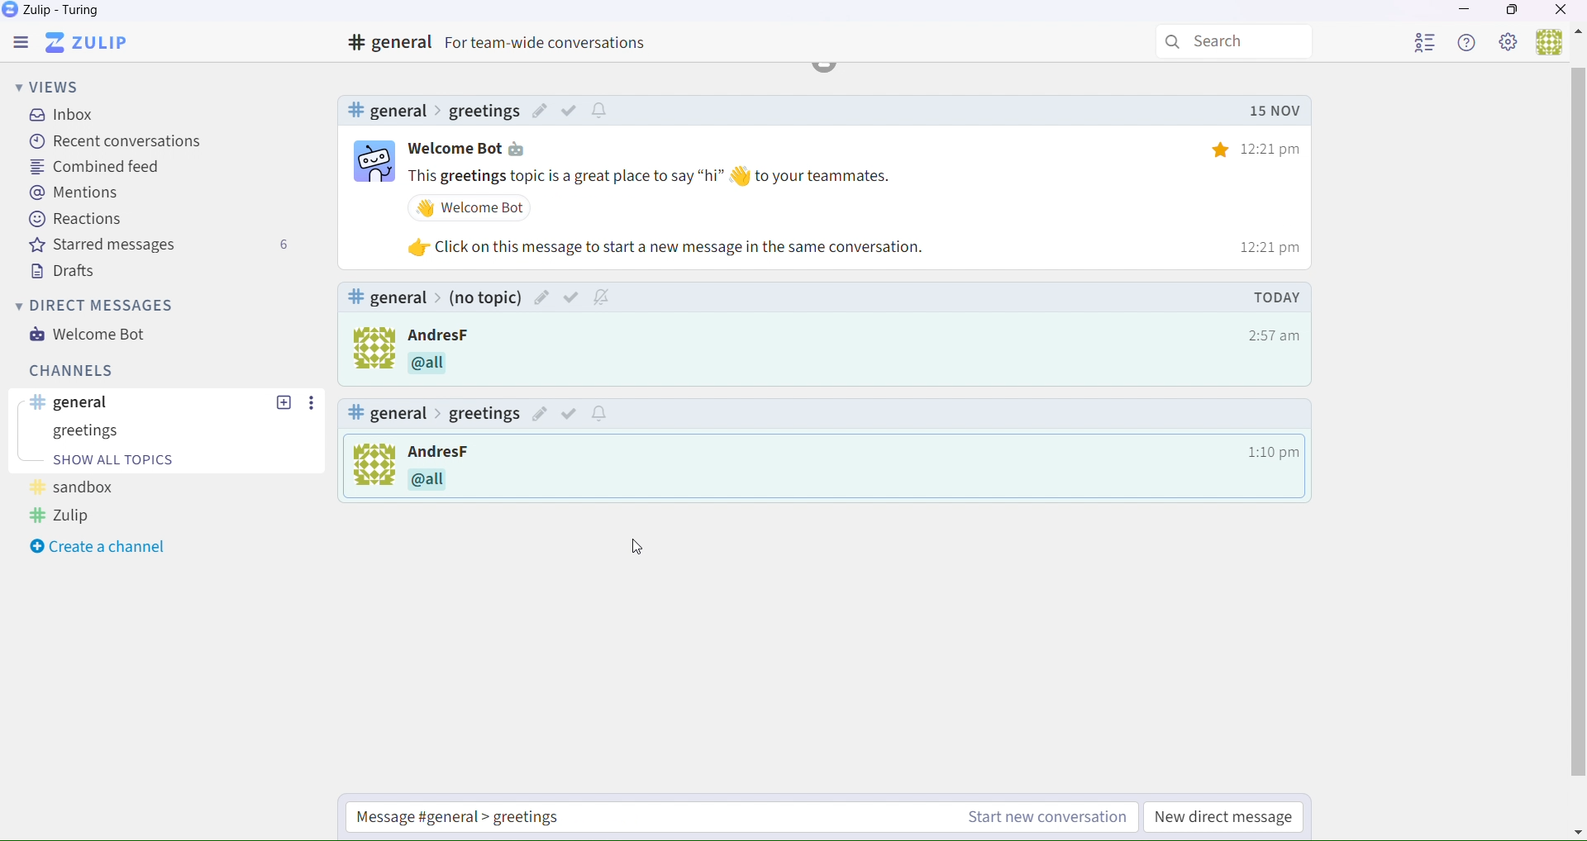  What do you see at coordinates (470, 147) in the screenshot?
I see `Welcome bot` at bounding box center [470, 147].